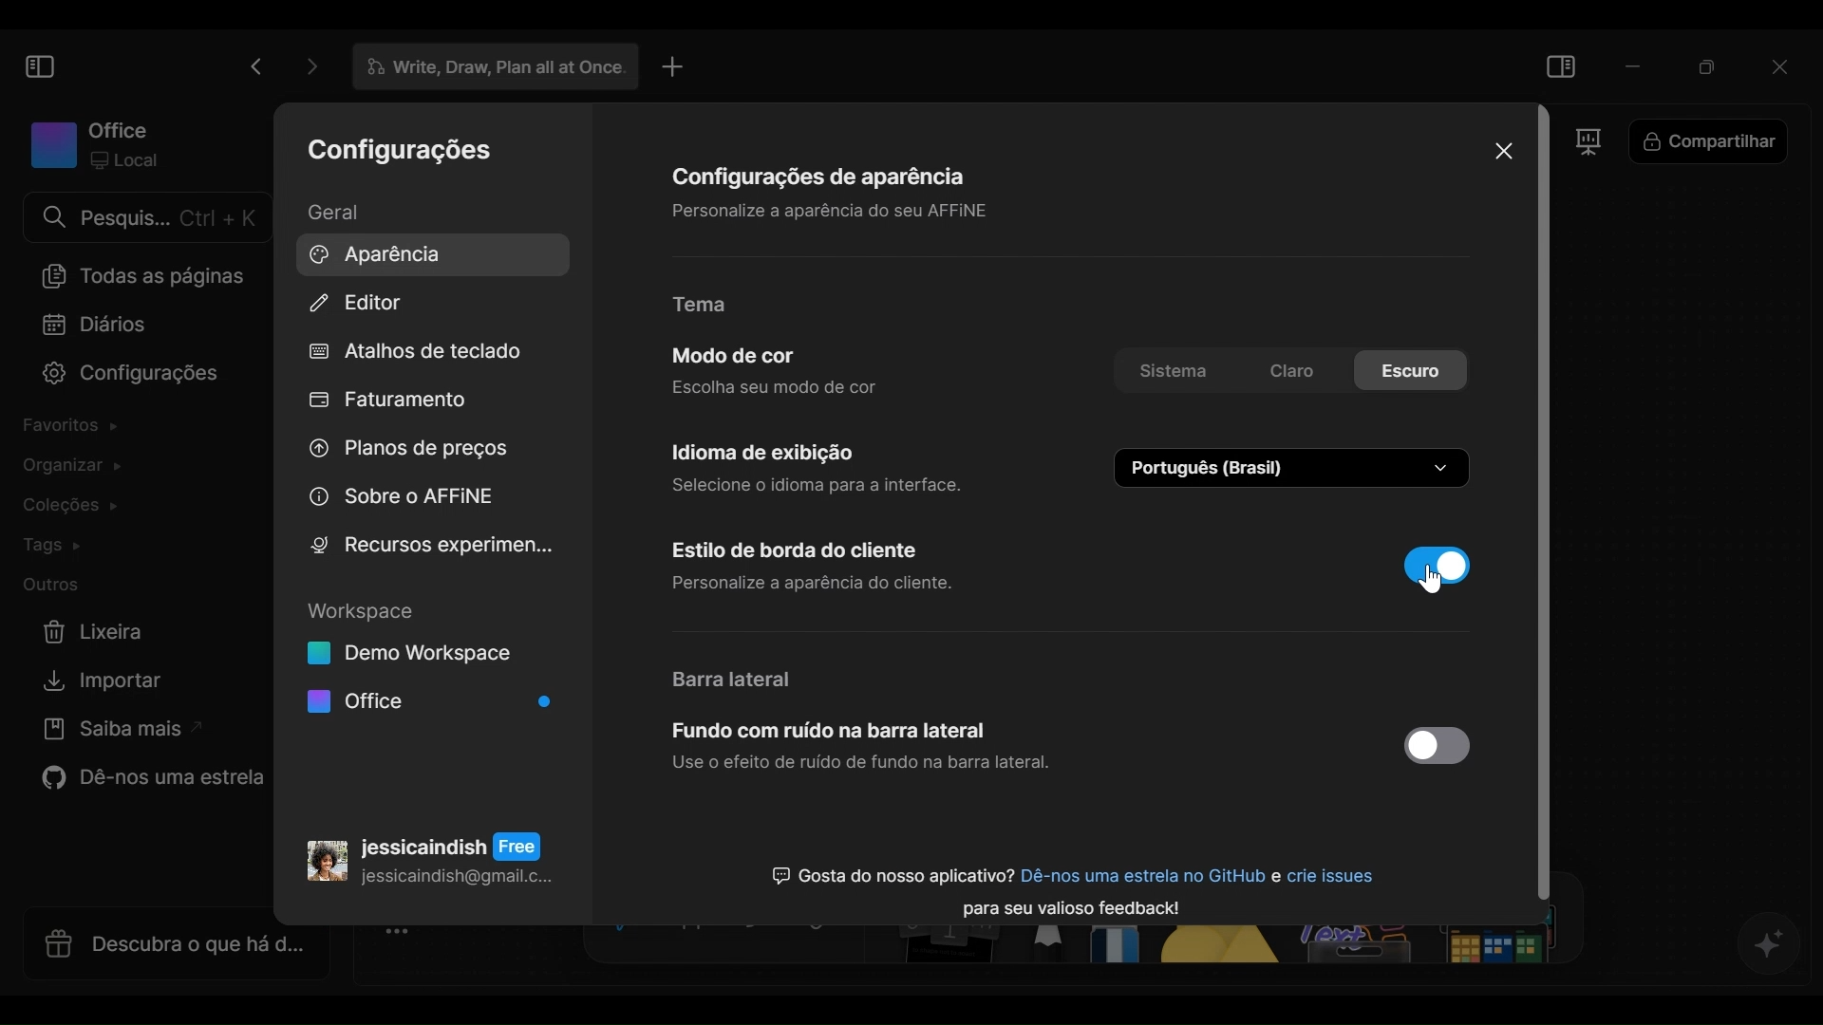 This screenshot has height=1025, width=1823. I want to click on Show/Hide Sidebar, so click(38, 65).